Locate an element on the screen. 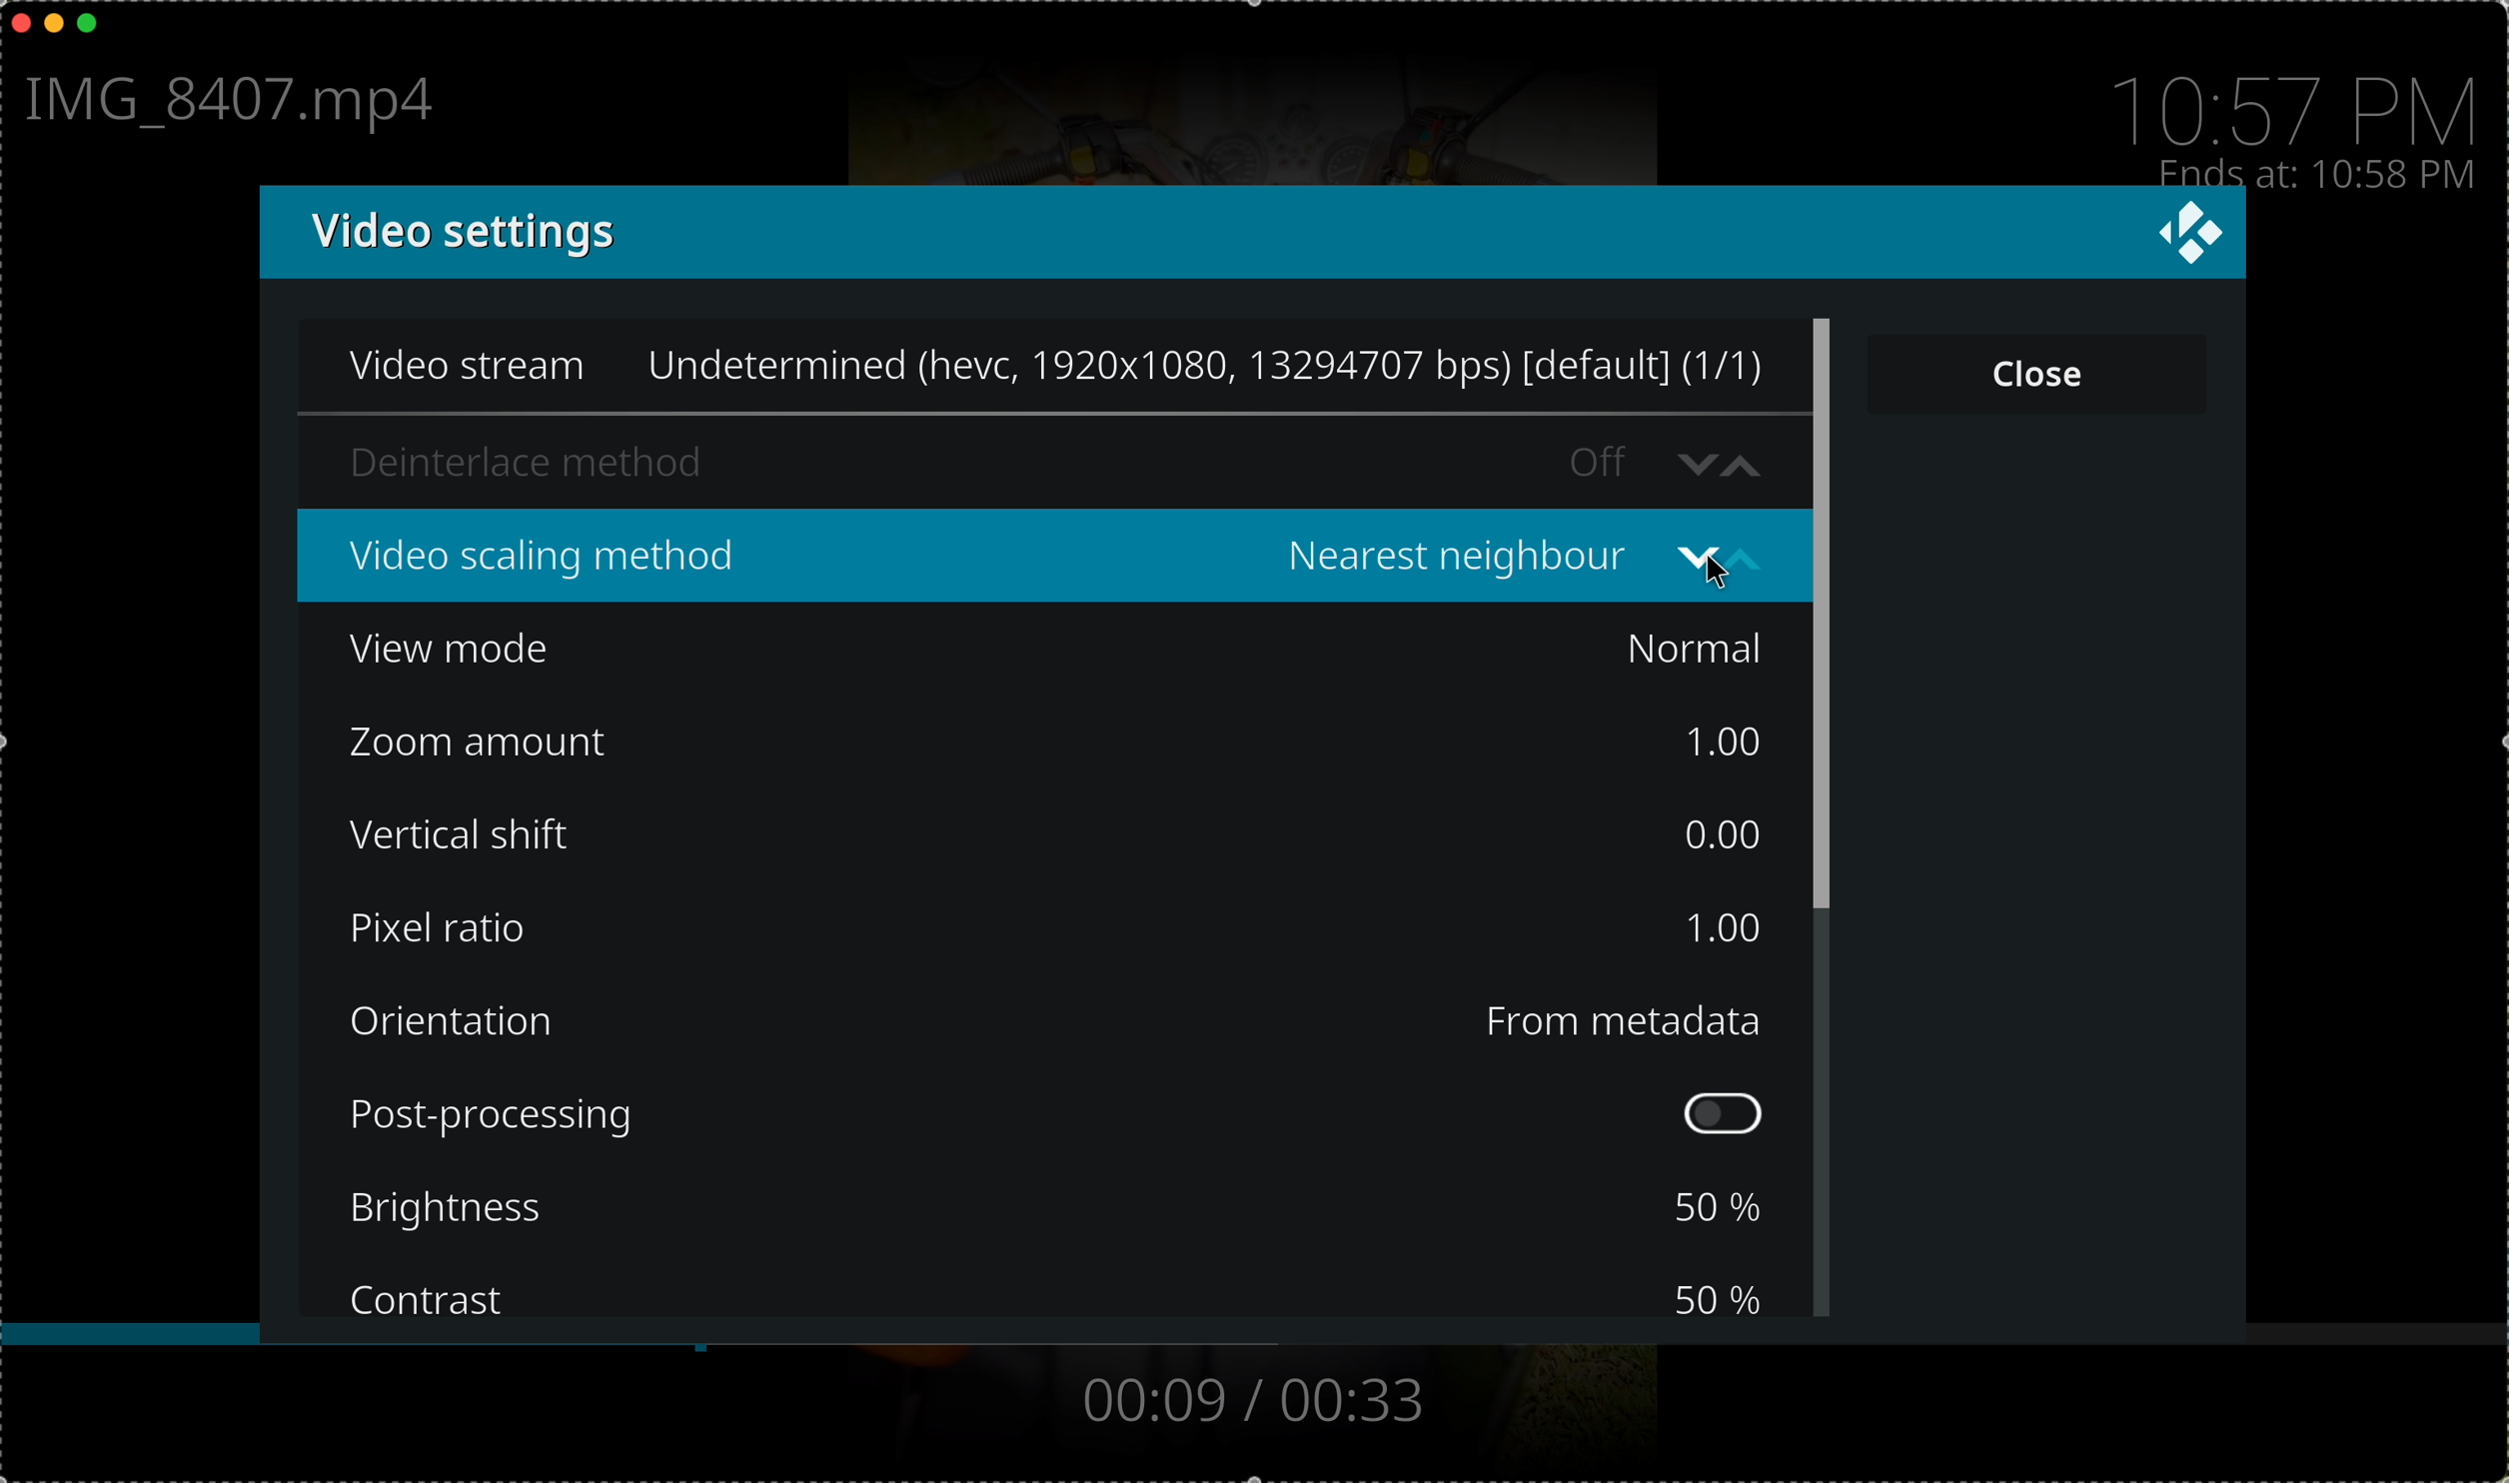 The width and height of the screenshot is (2509, 1483). view mode  Normal is located at coordinates (1063, 651).